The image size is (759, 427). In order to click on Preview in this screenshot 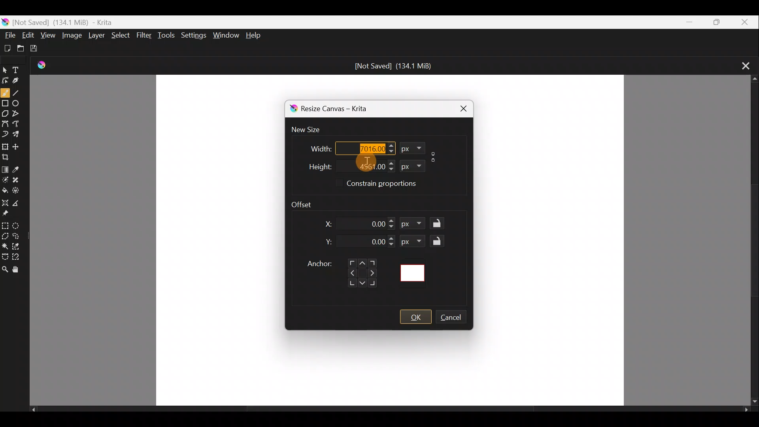, I will do `click(417, 273)`.